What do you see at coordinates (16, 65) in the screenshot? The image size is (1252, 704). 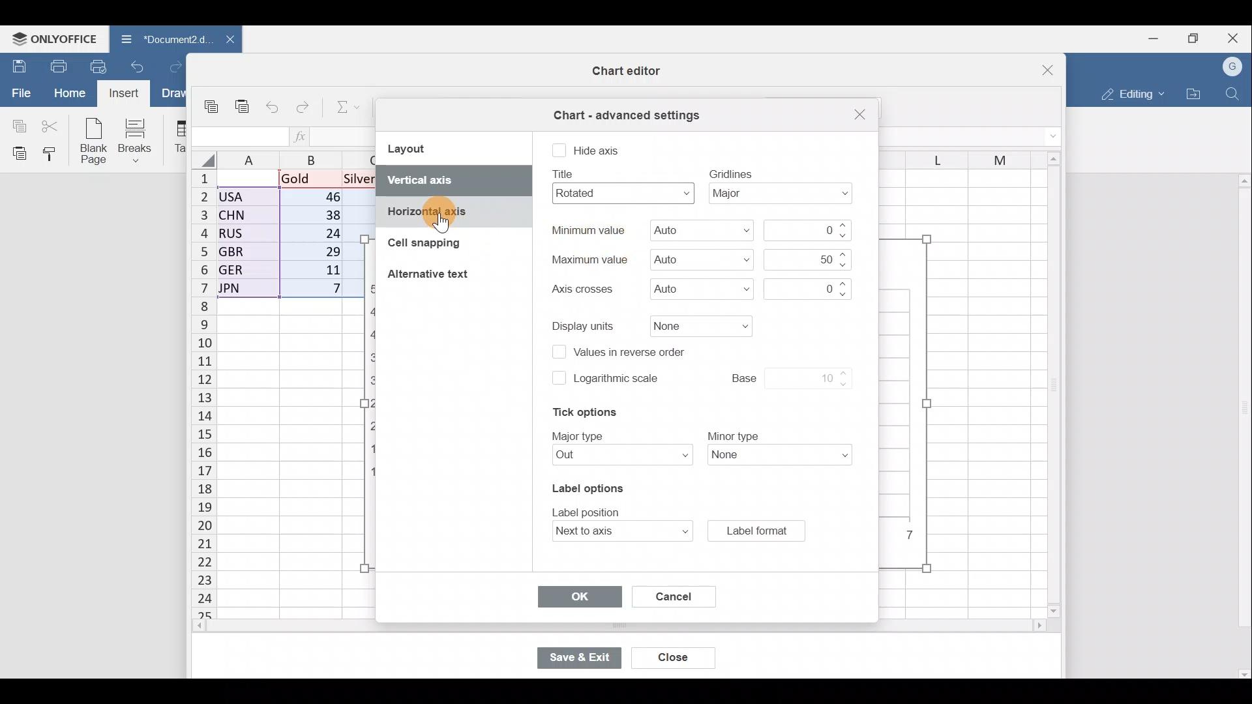 I see `Save` at bounding box center [16, 65].